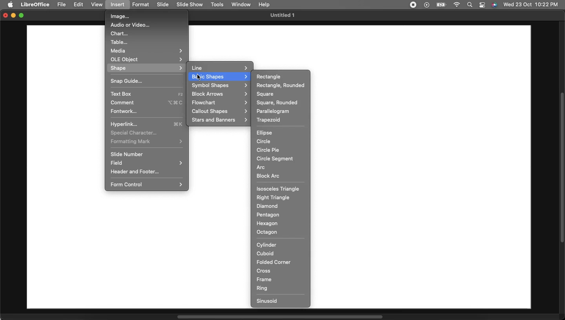  What do you see at coordinates (269, 176) in the screenshot?
I see `Block arc` at bounding box center [269, 176].